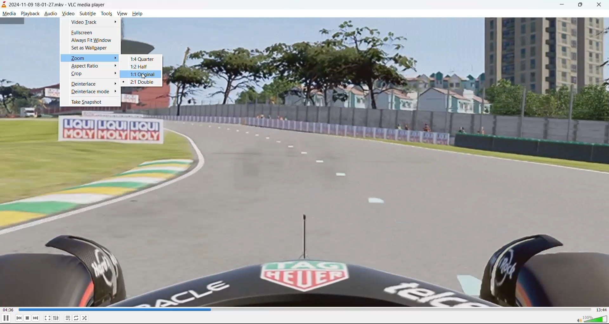 Image resolution: width=609 pixels, height=324 pixels. Describe the element at coordinates (56, 318) in the screenshot. I see `settings` at that location.